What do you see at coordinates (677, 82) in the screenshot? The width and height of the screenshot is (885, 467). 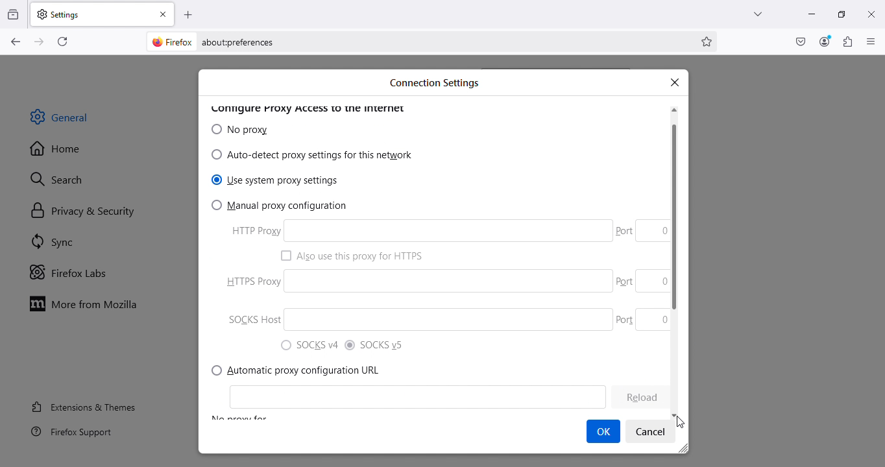 I see `x |close` at bounding box center [677, 82].